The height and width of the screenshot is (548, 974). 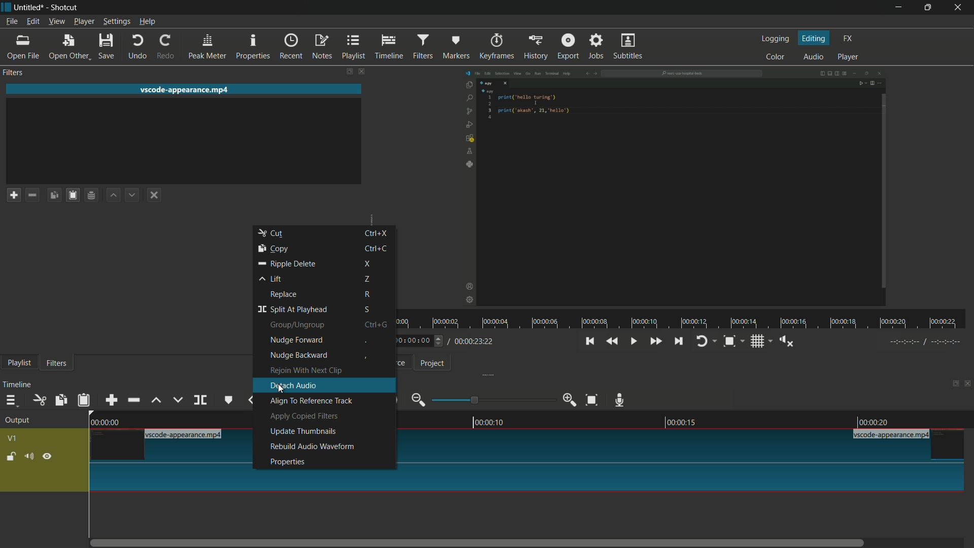 What do you see at coordinates (64, 8) in the screenshot?
I see `app name` at bounding box center [64, 8].